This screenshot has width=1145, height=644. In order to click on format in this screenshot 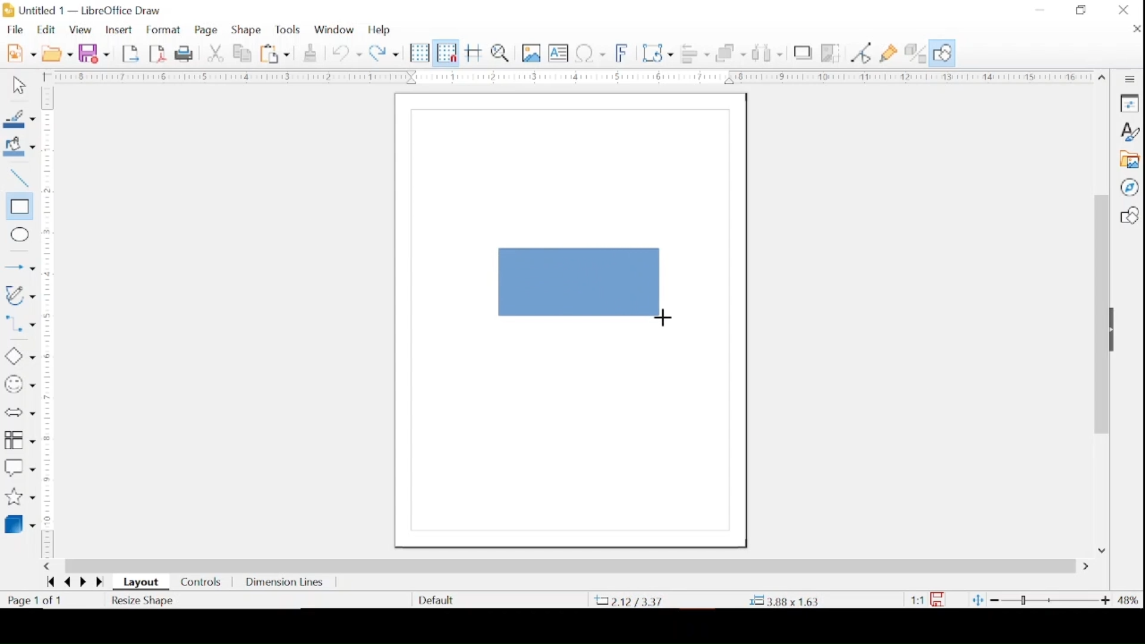, I will do `click(165, 30)`.